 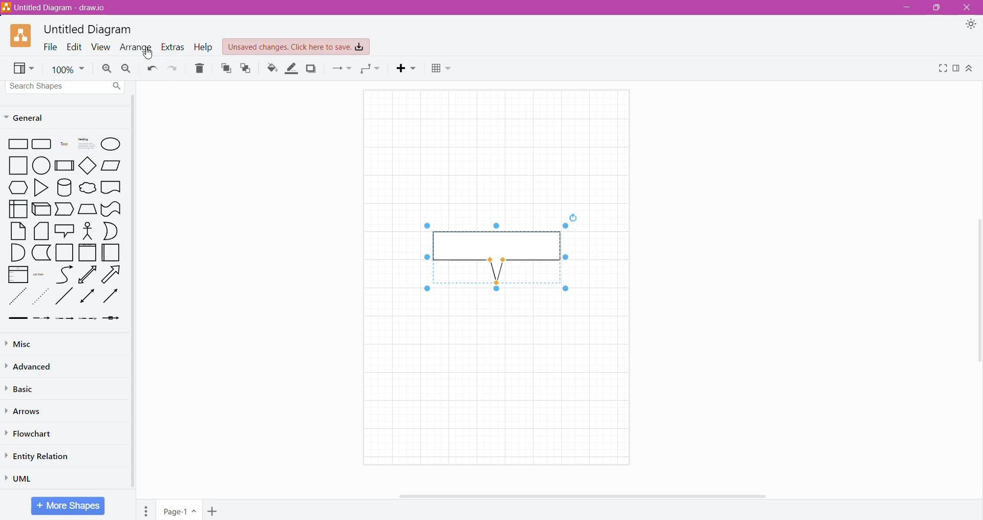 What do you see at coordinates (144, 53) in the screenshot?
I see `Cursor on arrange` at bounding box center [144, 53].